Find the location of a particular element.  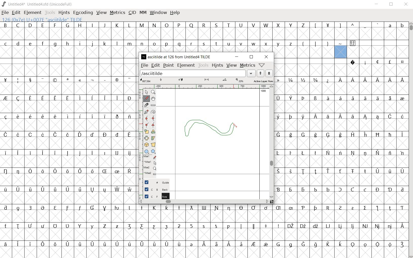

scroll by hand is located at coordinates (153, 99).